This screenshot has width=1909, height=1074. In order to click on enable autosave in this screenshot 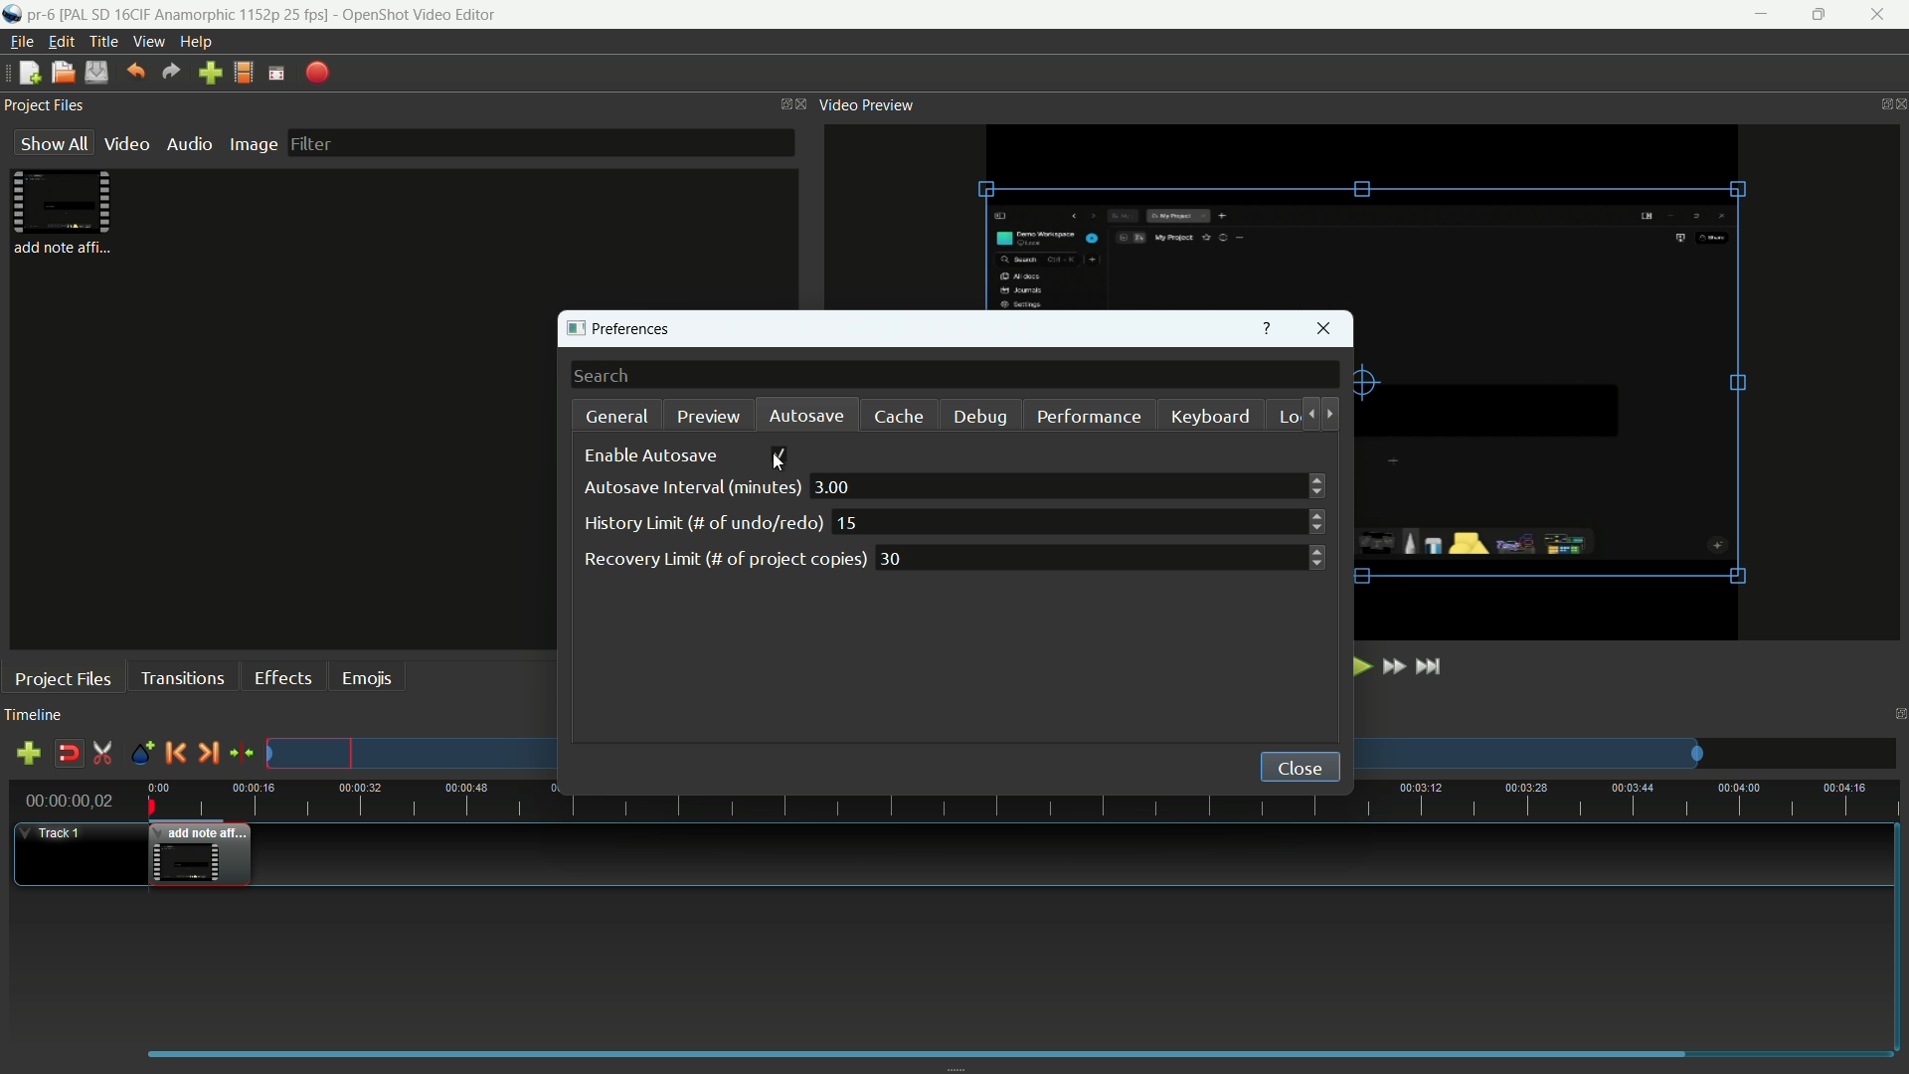, I will do `click(652, 456)`.